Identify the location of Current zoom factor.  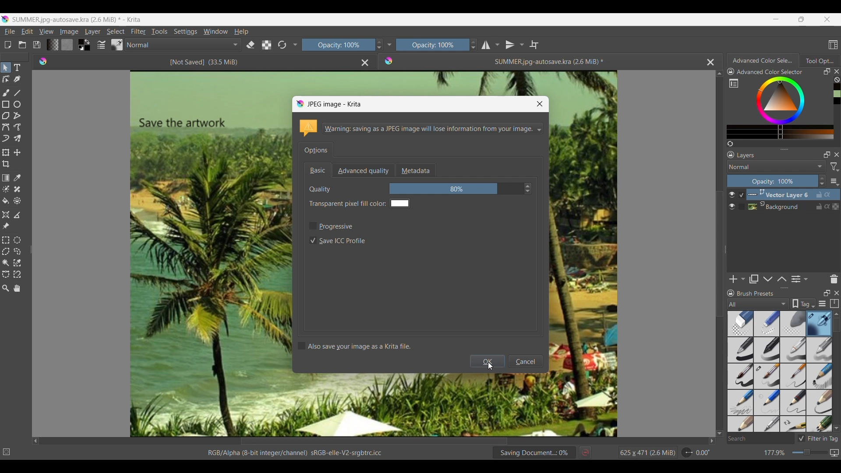
(775, 453).